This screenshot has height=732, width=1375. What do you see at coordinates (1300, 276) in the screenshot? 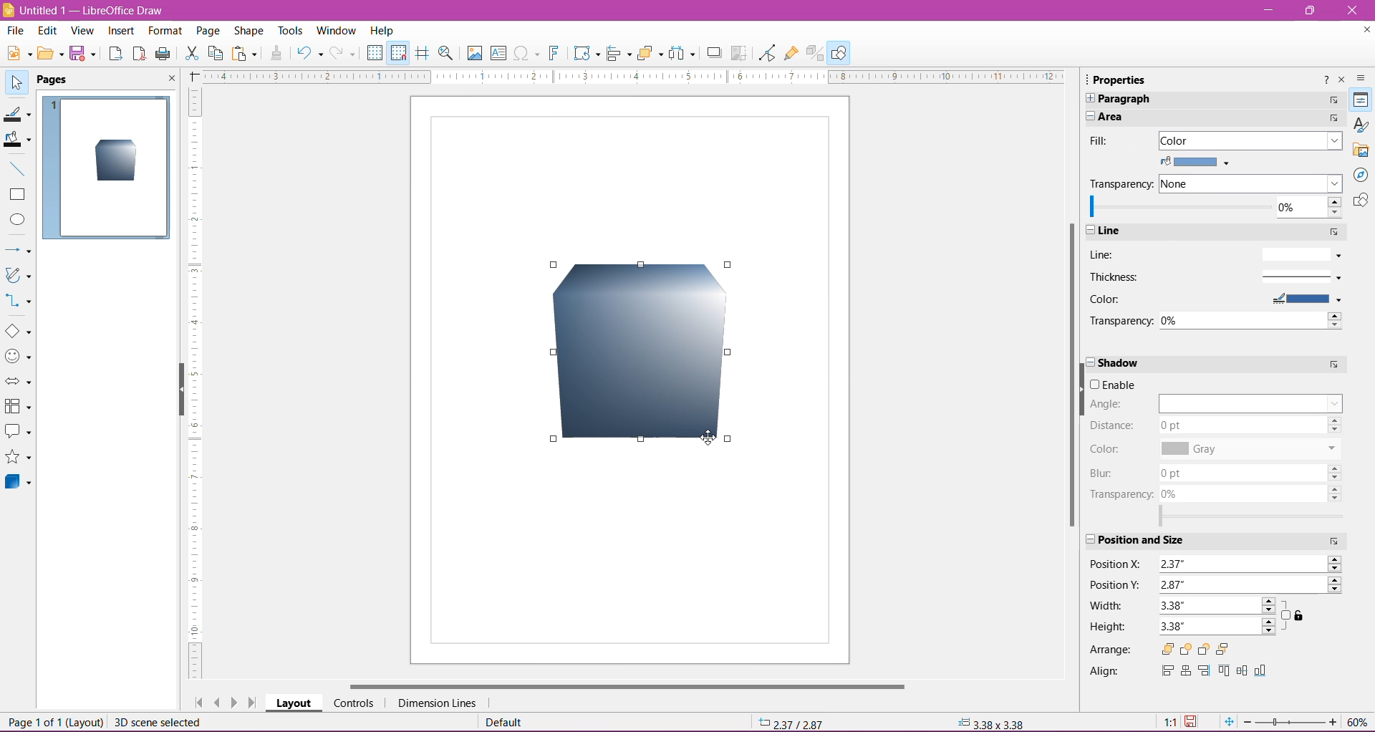
I see `Select line thickness` at bounding box center [1300, 276].